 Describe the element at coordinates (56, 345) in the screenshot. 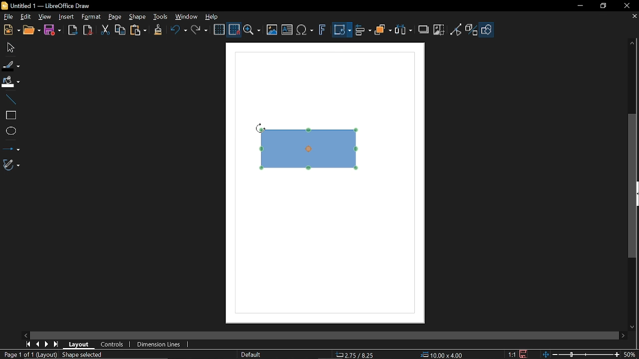

I see `Last page` at that location.